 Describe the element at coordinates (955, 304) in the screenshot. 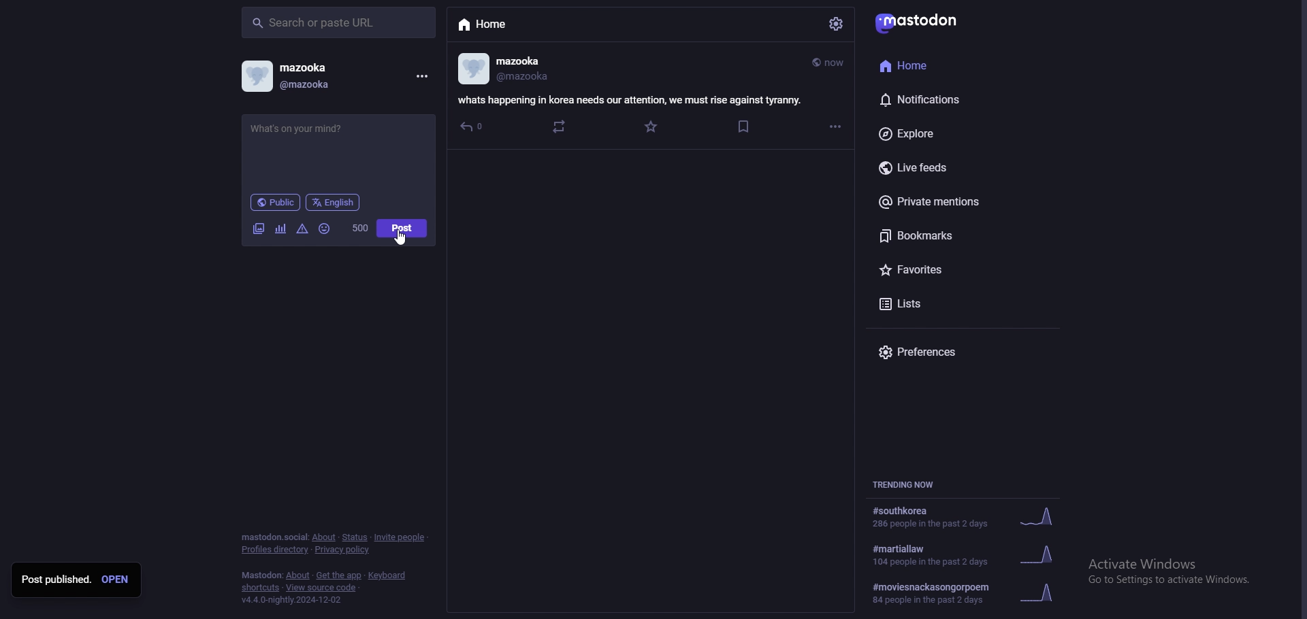

I see `lists` at that location.